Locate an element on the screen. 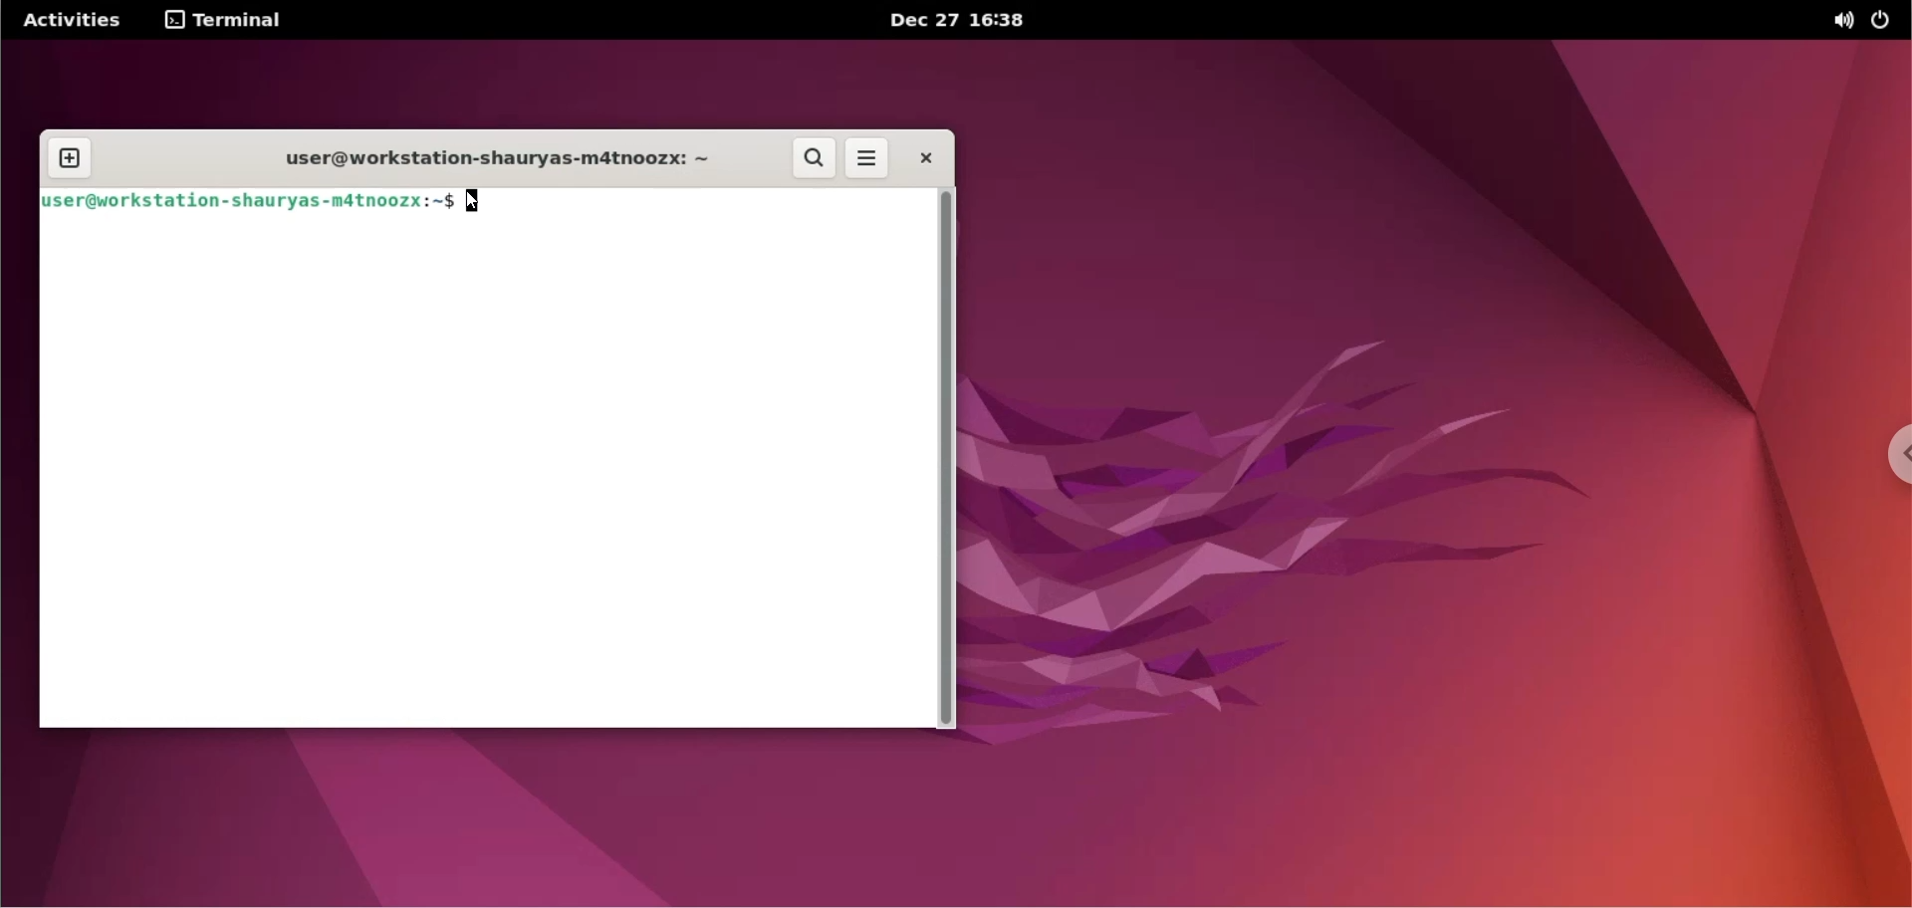 This screenshot has height=908, width=1912. Activities is located at coordinates (79, 19).